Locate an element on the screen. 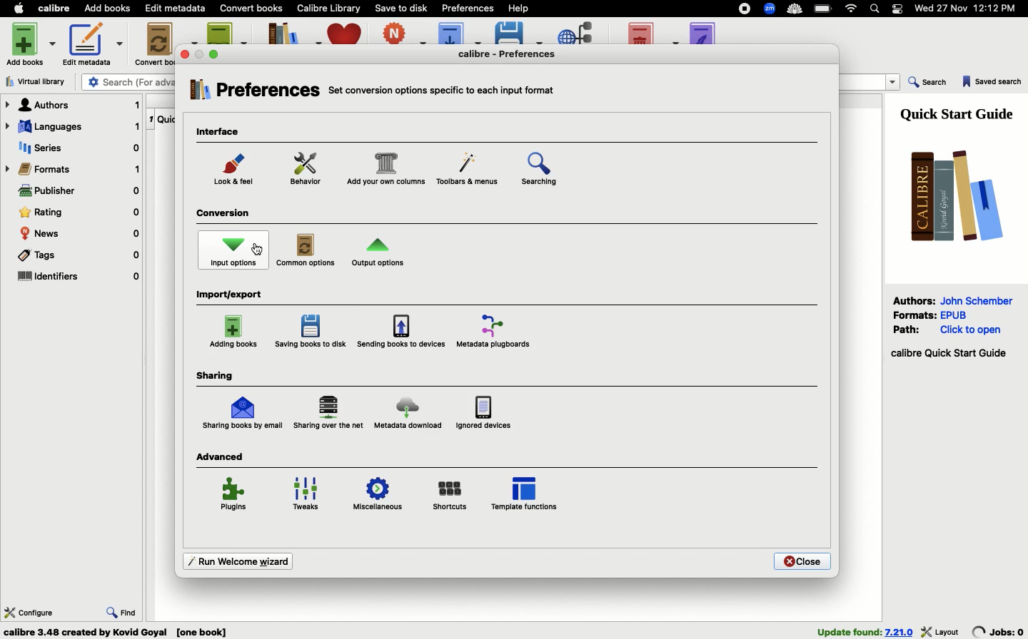  Internet is located at coordinates (852, 9).